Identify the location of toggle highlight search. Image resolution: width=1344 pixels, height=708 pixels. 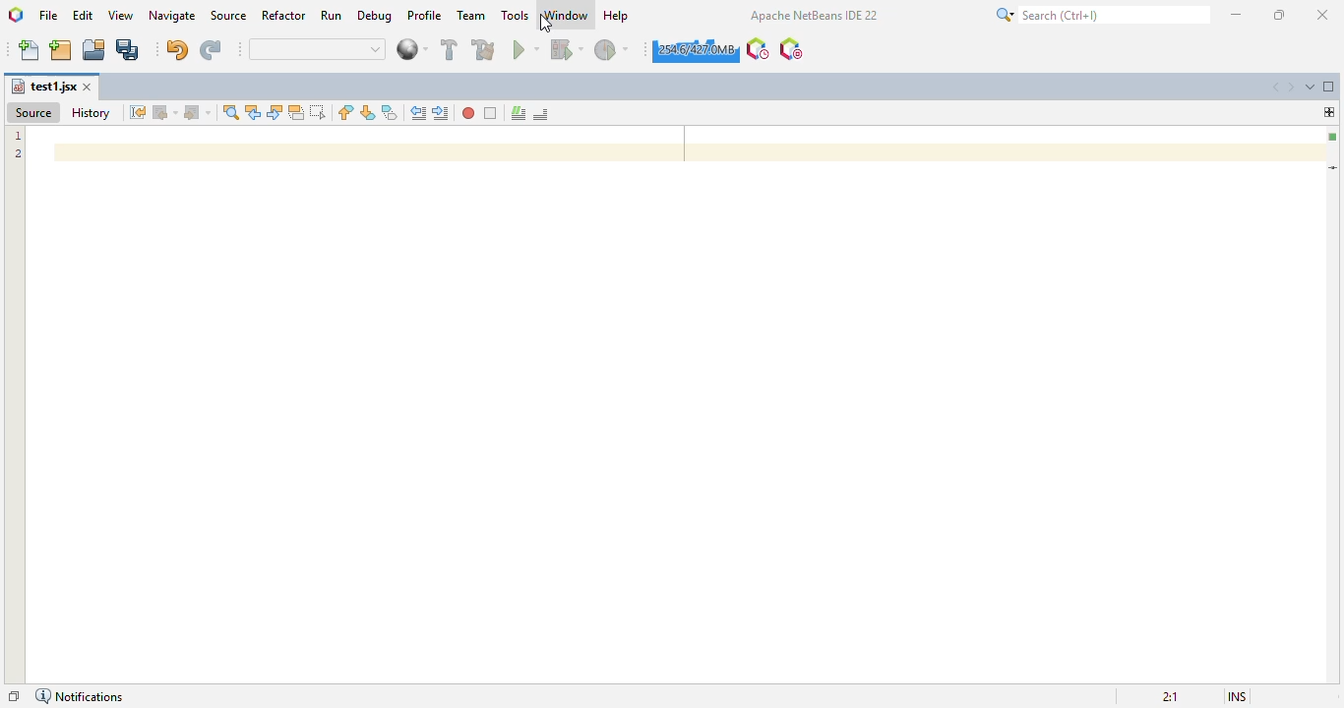
(296, 113).